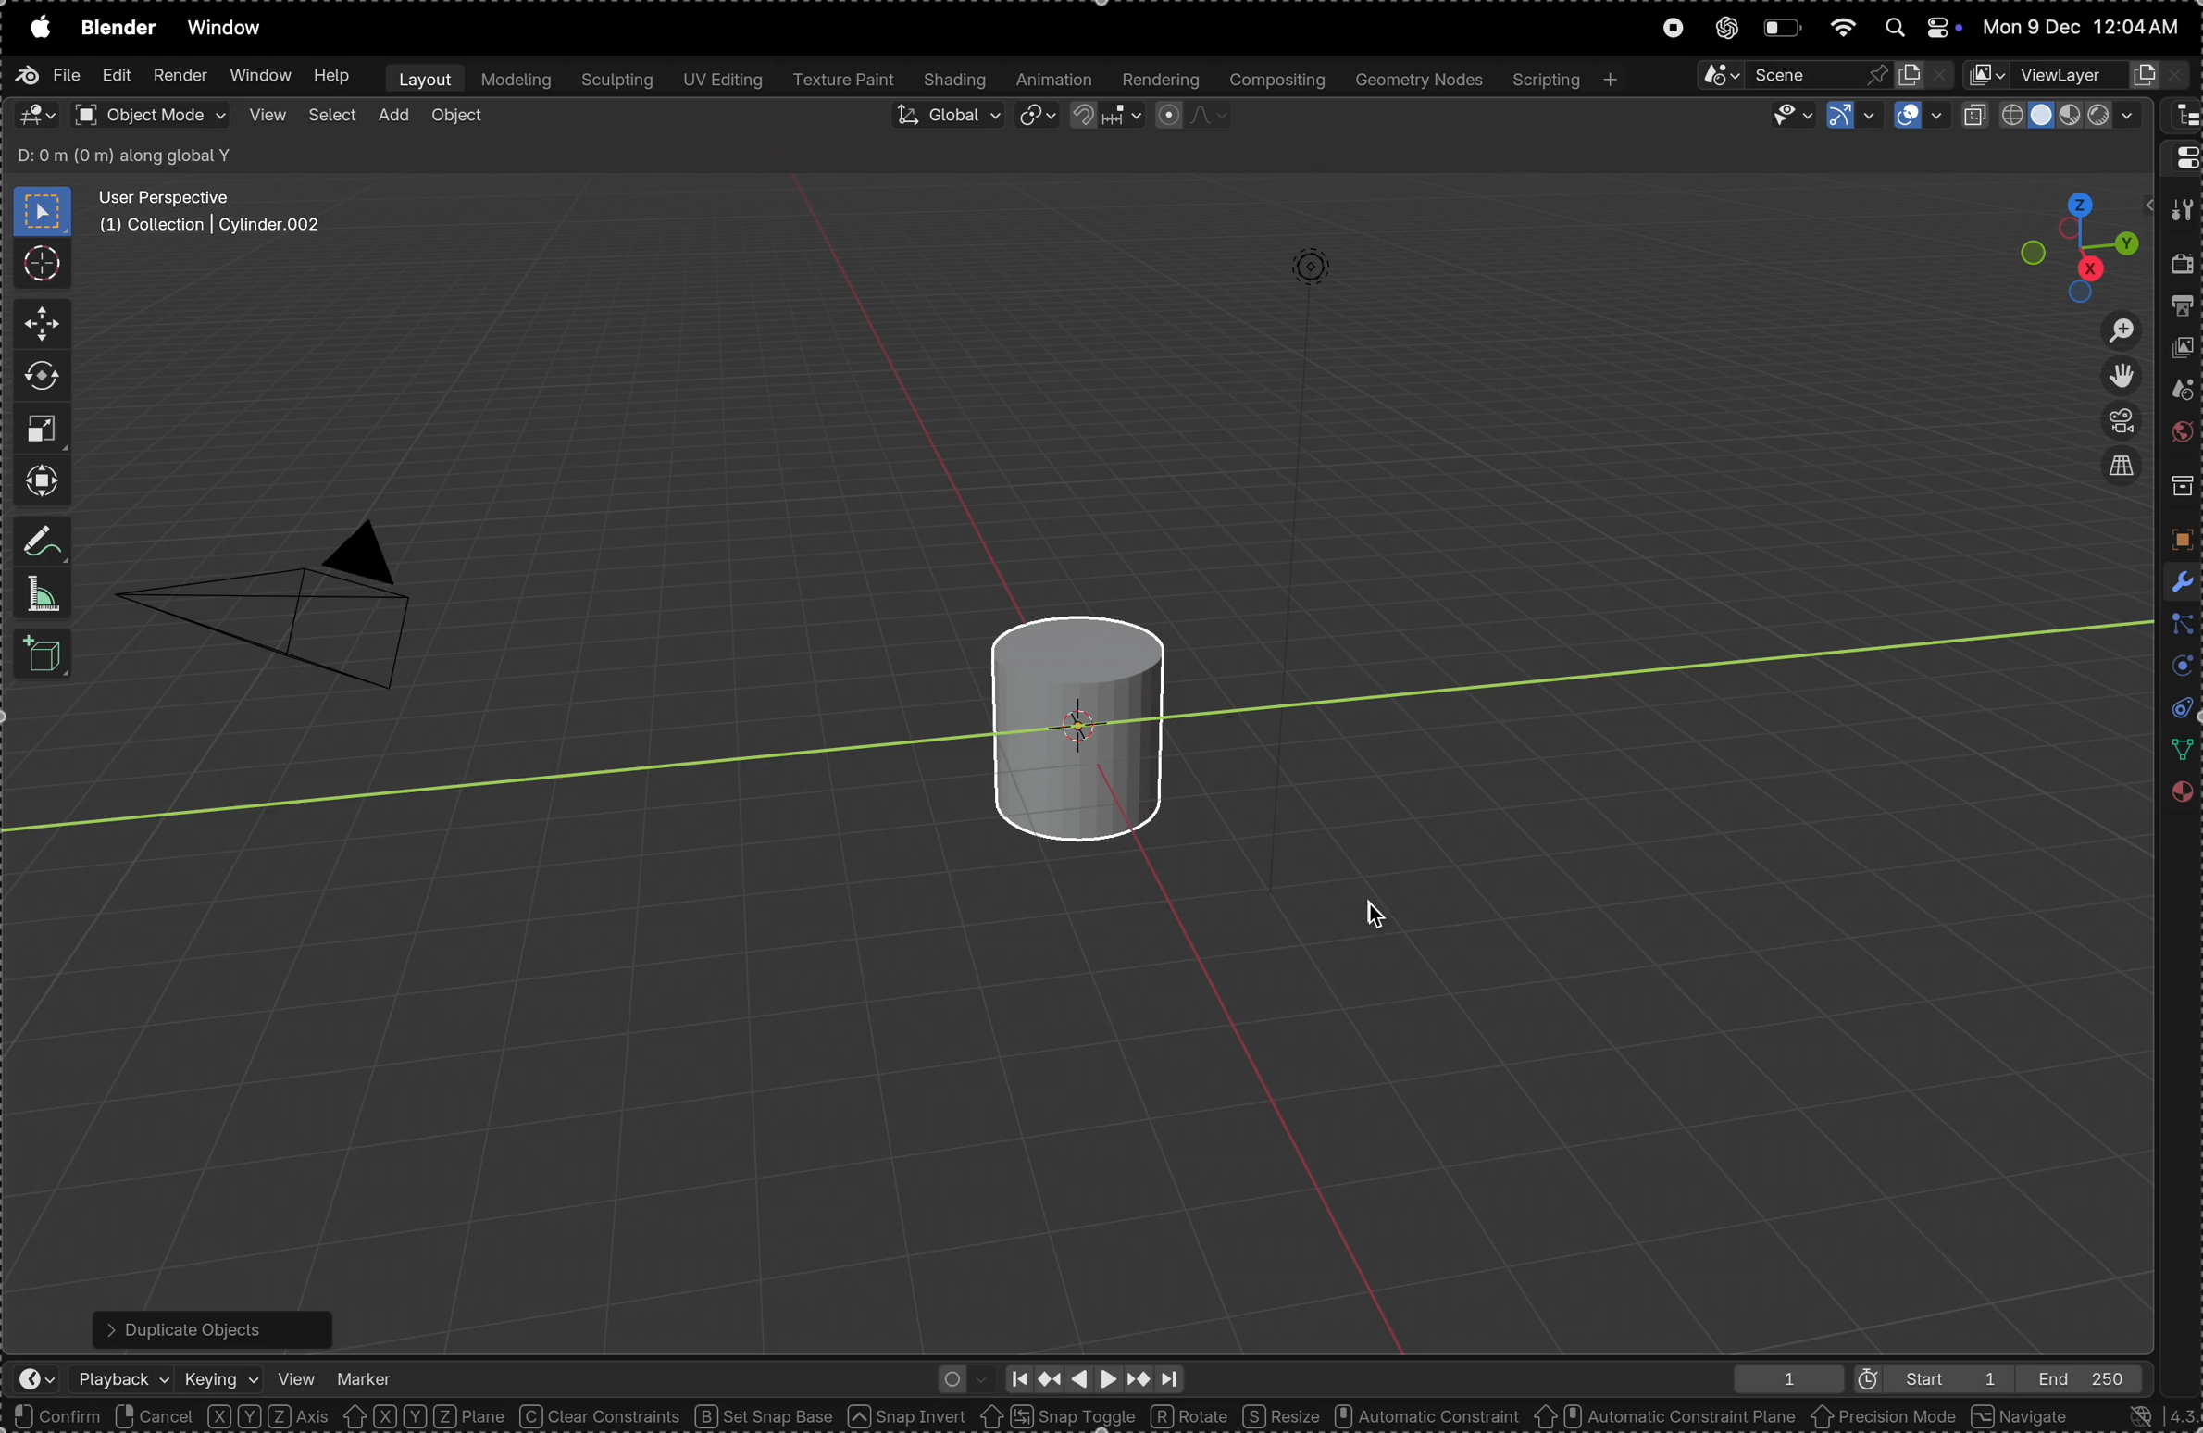 The height and width of the screenshot is (1433, 2203). I want to click on 1, so click(1781, 1378).